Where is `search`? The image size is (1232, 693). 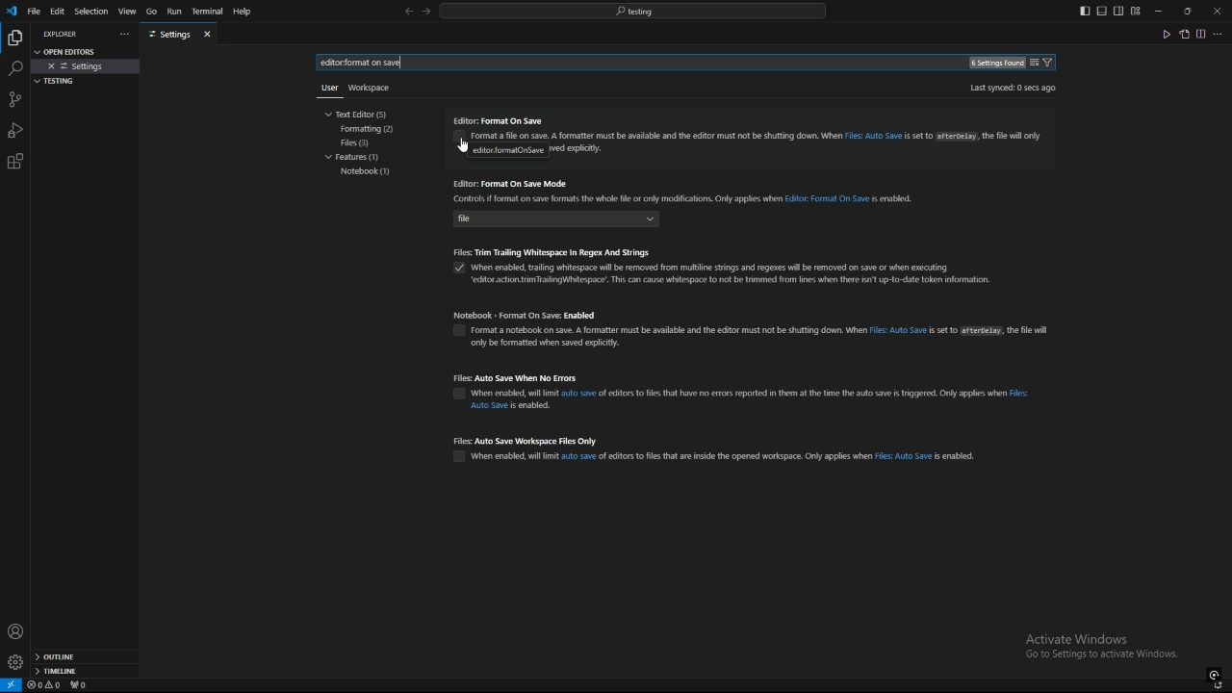 search is located at coordinates (363, 63).